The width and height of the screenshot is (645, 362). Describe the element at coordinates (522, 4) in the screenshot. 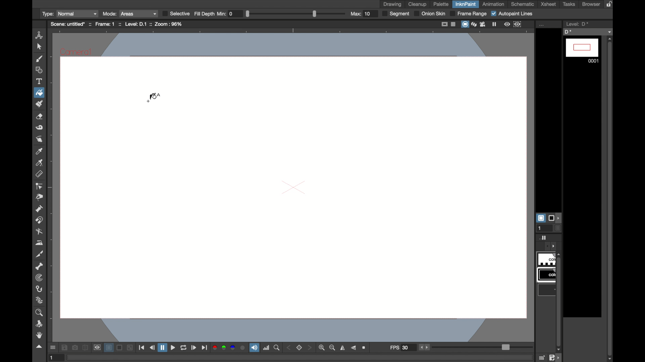

I see `schematic` at that location.